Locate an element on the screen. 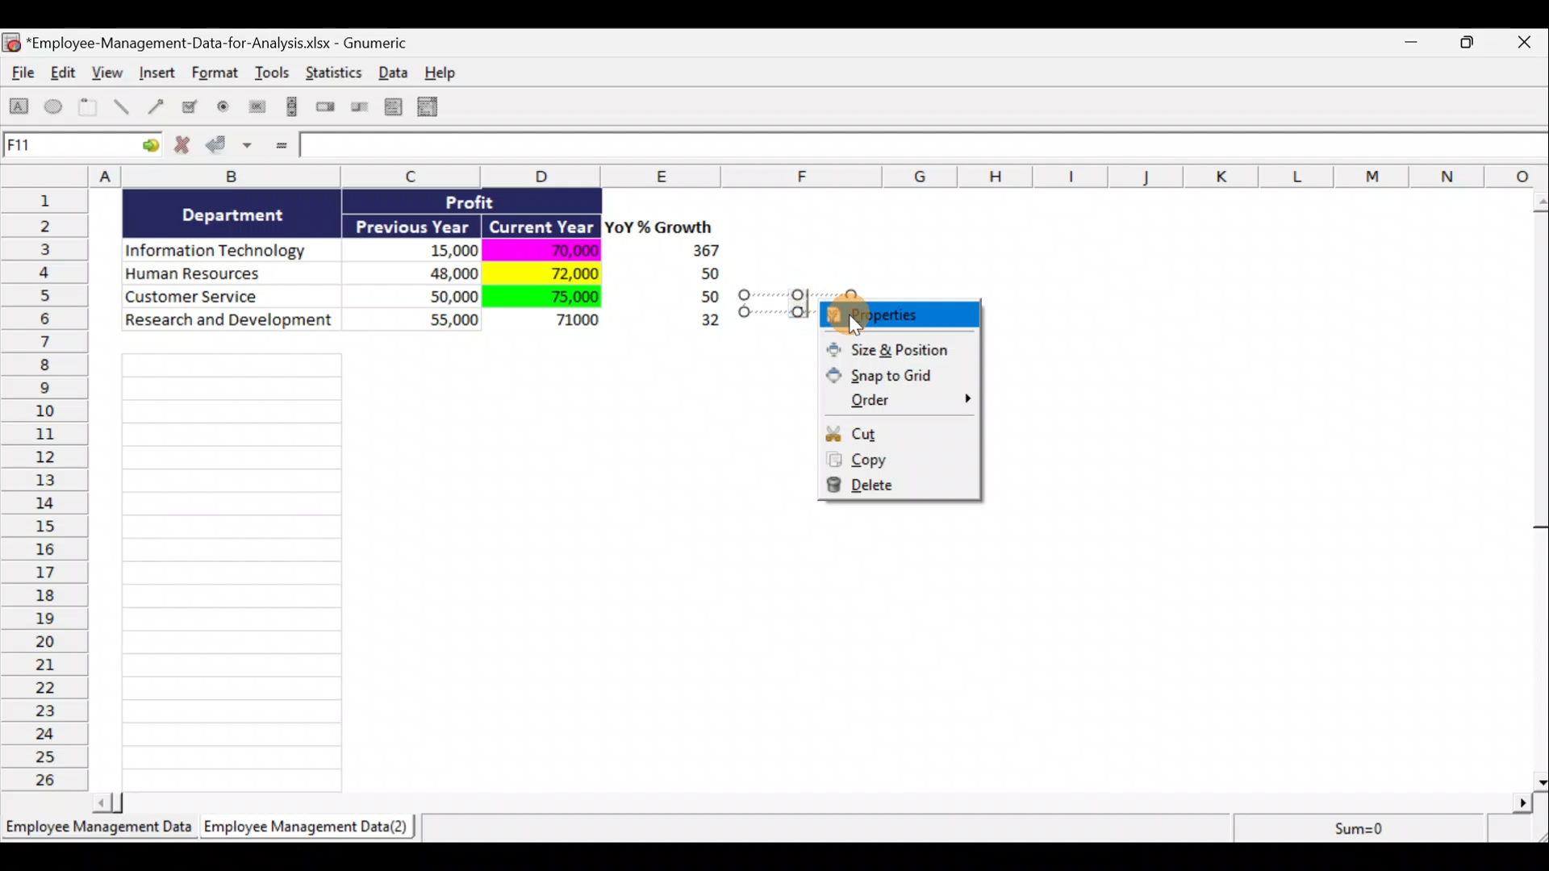 The image size is (1549, 871). Order is located at coordinates (903, 400).